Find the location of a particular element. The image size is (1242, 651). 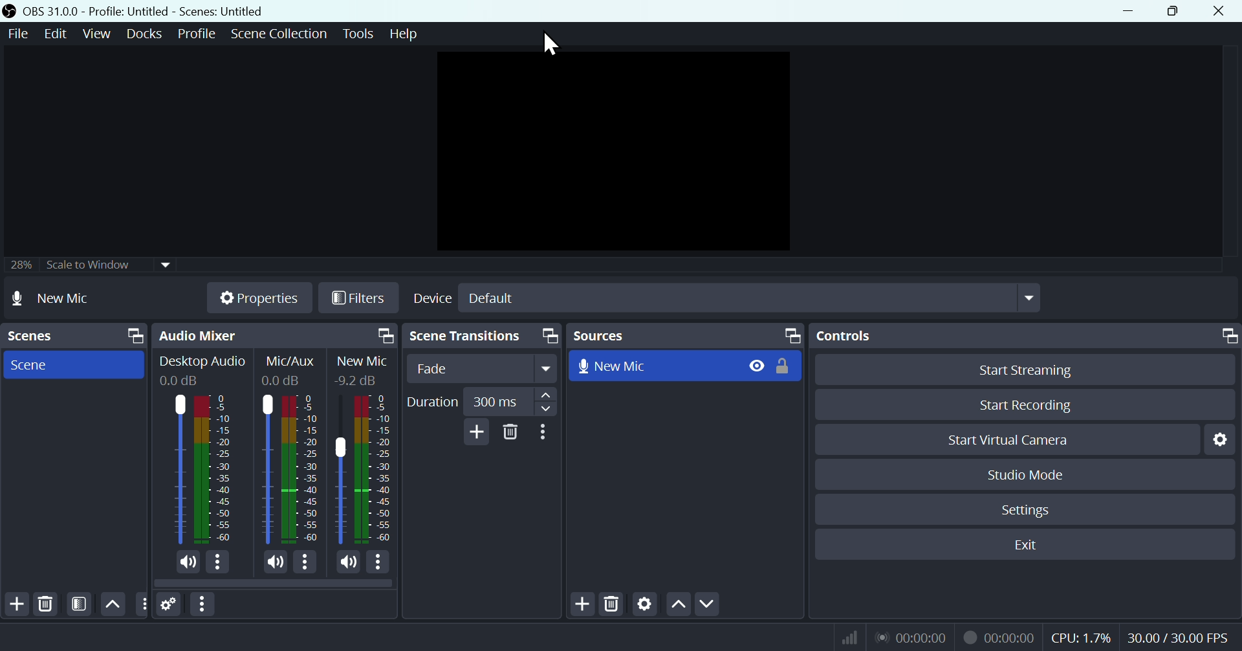

New Mic is located at coordinates (653, 364).